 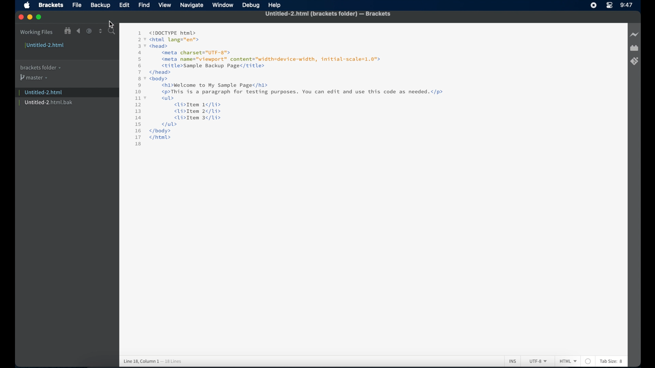 What do you see at coordinates (328, 14) in the screenshot?
I see `untitled-2.html (brackets folder) - brackets` at bounding box center [328, 14].